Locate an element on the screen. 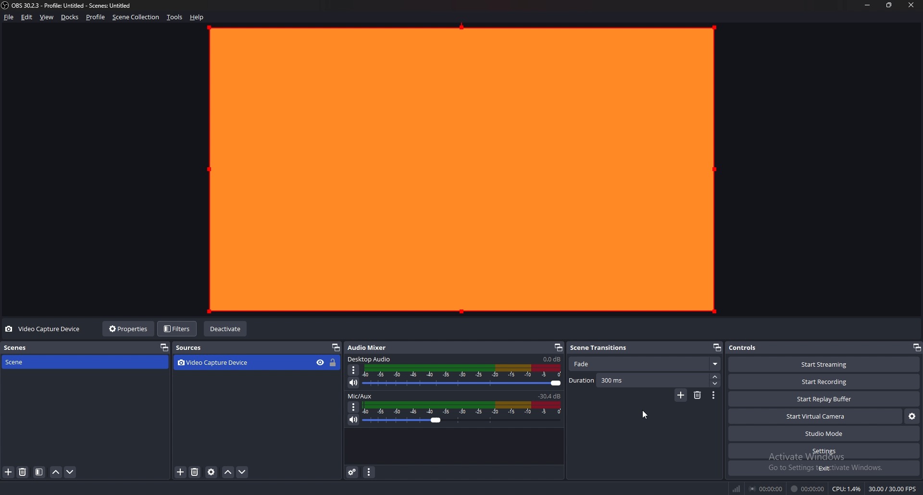 The height and width of the screenshot is (495, 923). add transition is located at coordinates (682, 395).